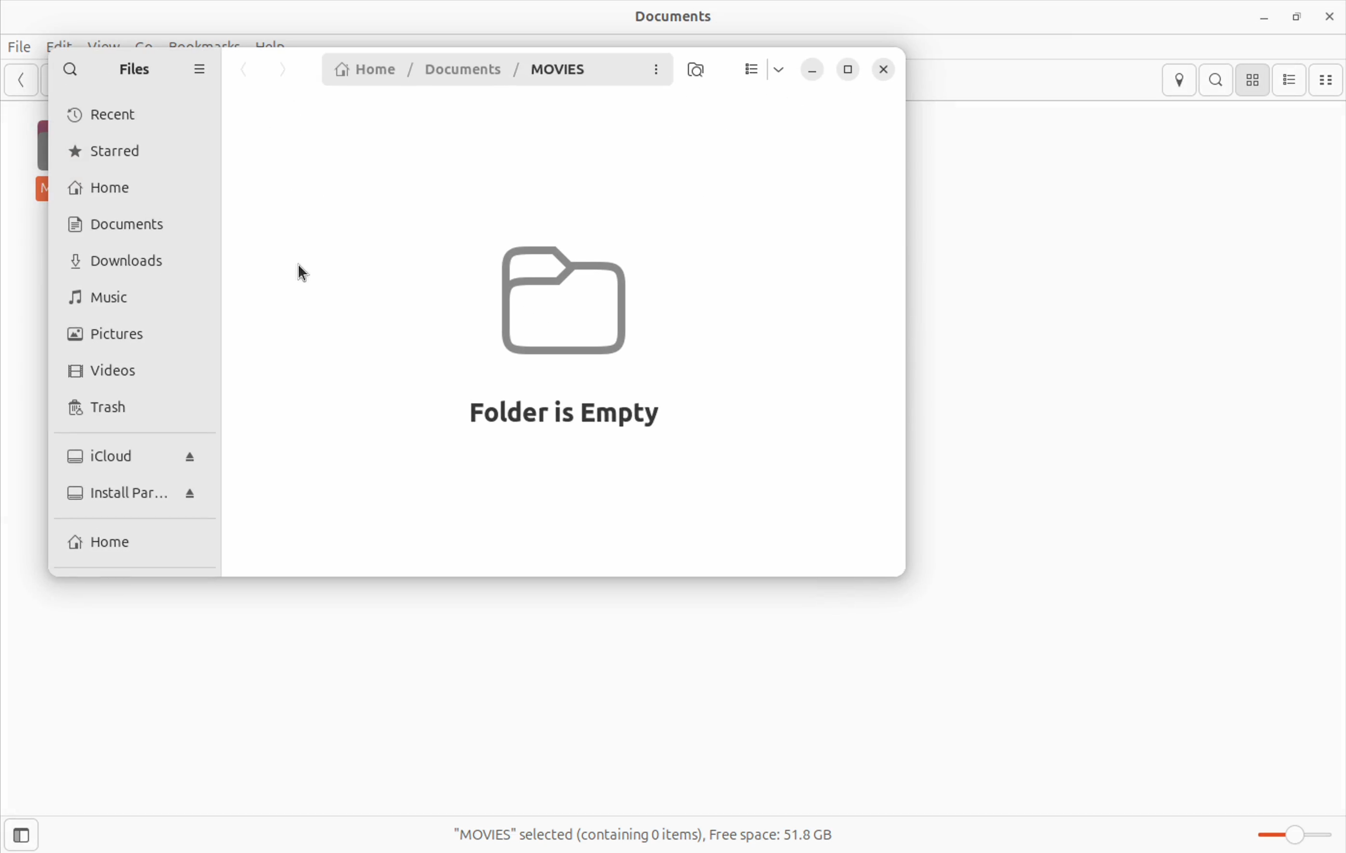 The width and height of the screenshot is (1346, 853). What do you see at coordinates (569, 337) in the screenshot?
I see `Folder is Empty` at bounding box center [569, 337].